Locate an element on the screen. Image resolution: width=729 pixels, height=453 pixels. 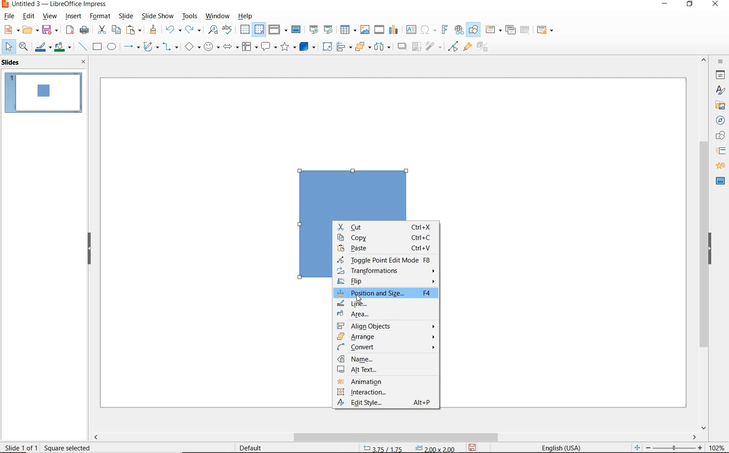
copy is located at coordinates (115, 29).